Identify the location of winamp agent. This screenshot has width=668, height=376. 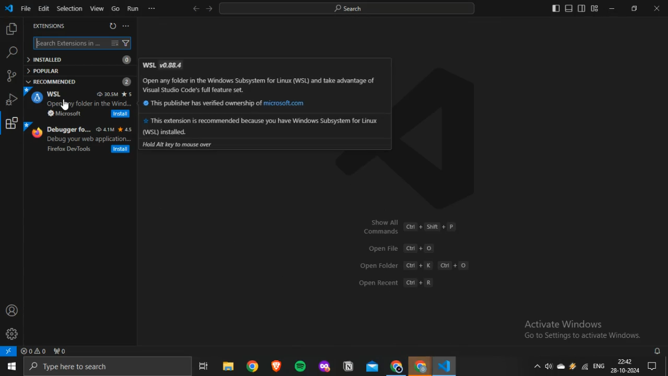
(572, 366).